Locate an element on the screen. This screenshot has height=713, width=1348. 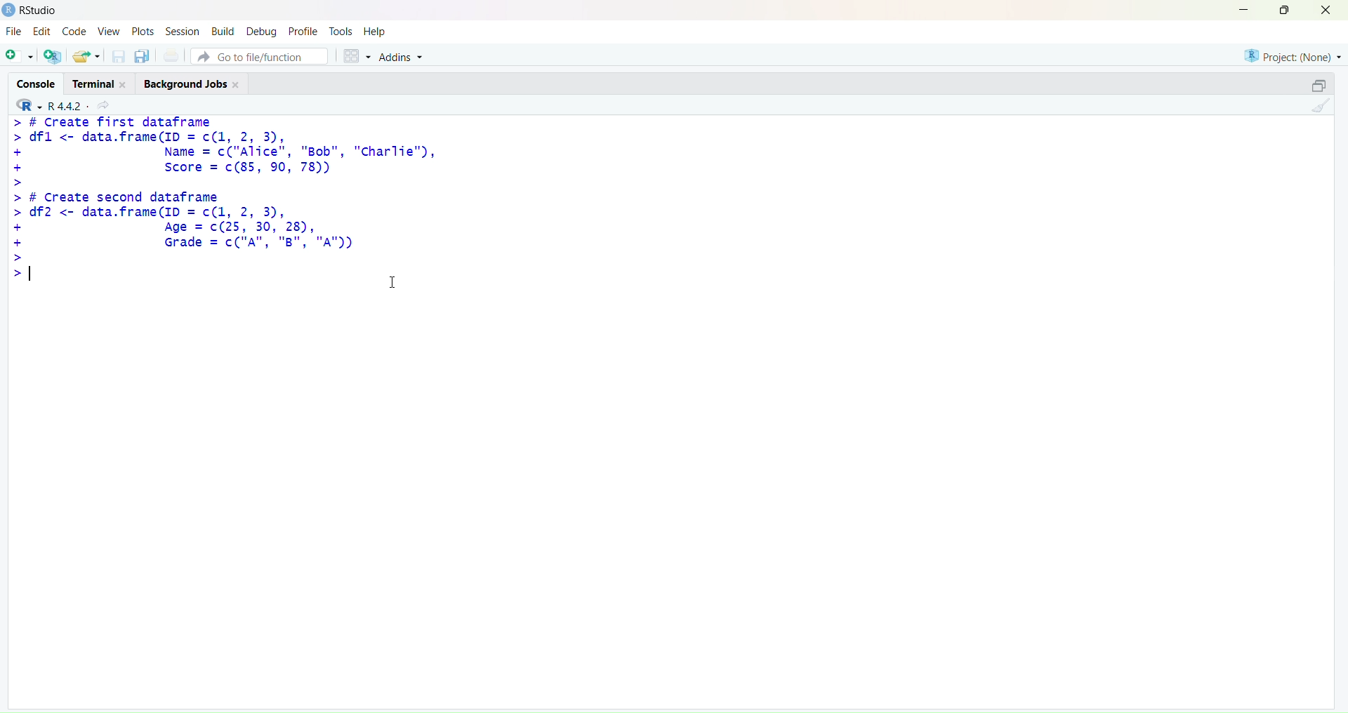
maximize is located at coordinates (1285, 8).